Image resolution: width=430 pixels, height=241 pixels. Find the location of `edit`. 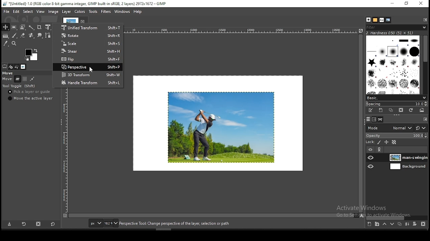

edit is located at coordinates (16, 11).